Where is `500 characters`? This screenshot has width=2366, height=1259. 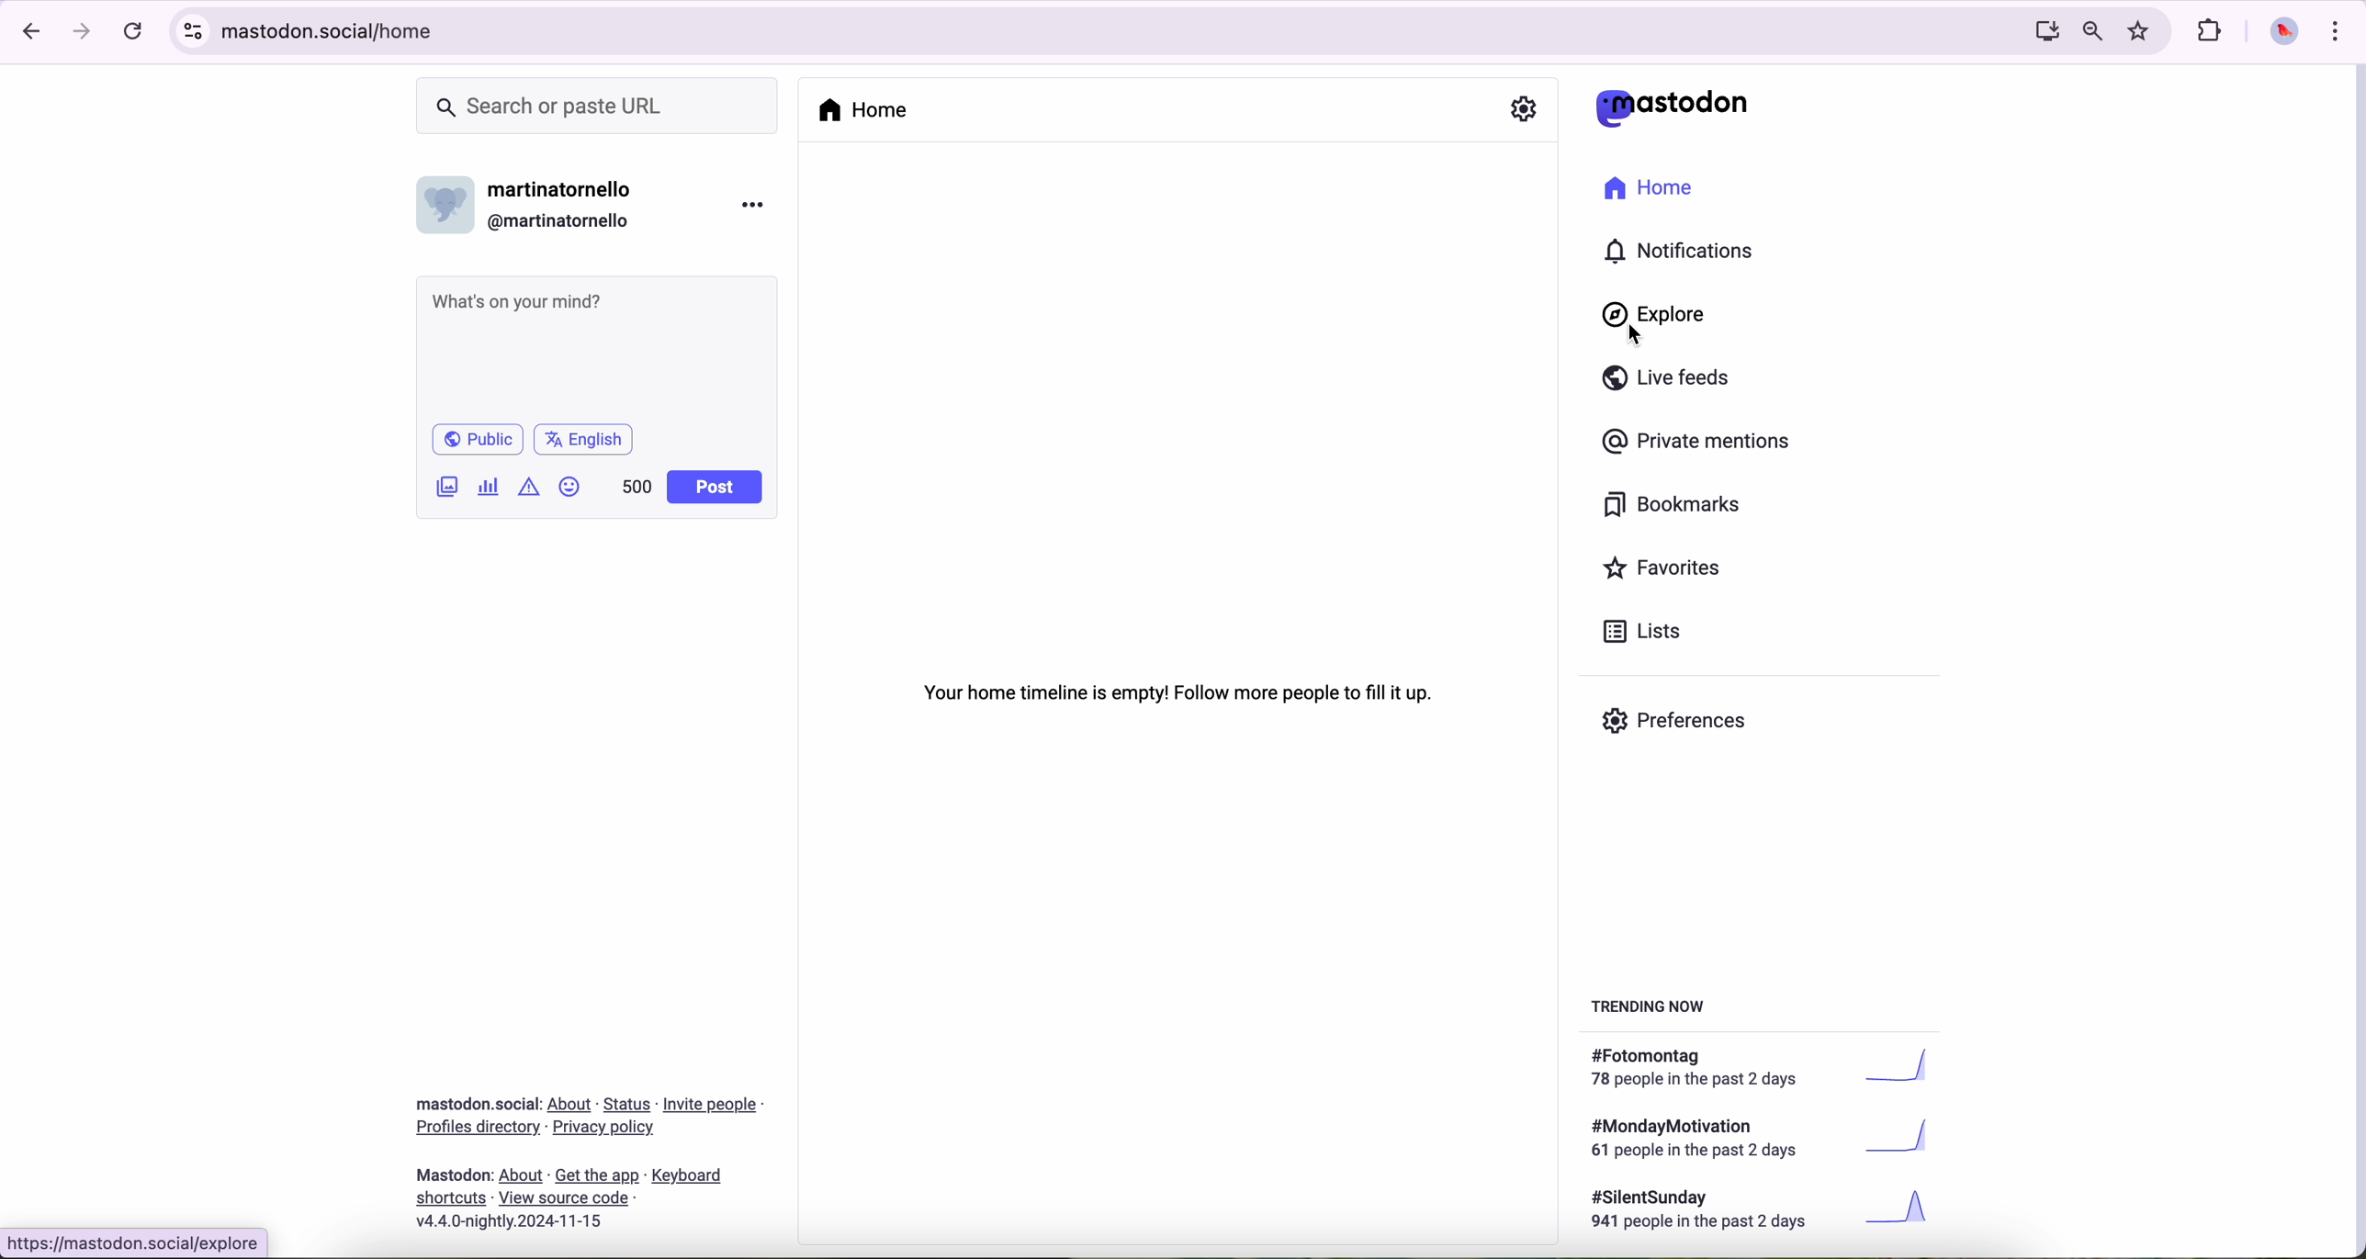 500 characters is located at coordinates (636, 486).